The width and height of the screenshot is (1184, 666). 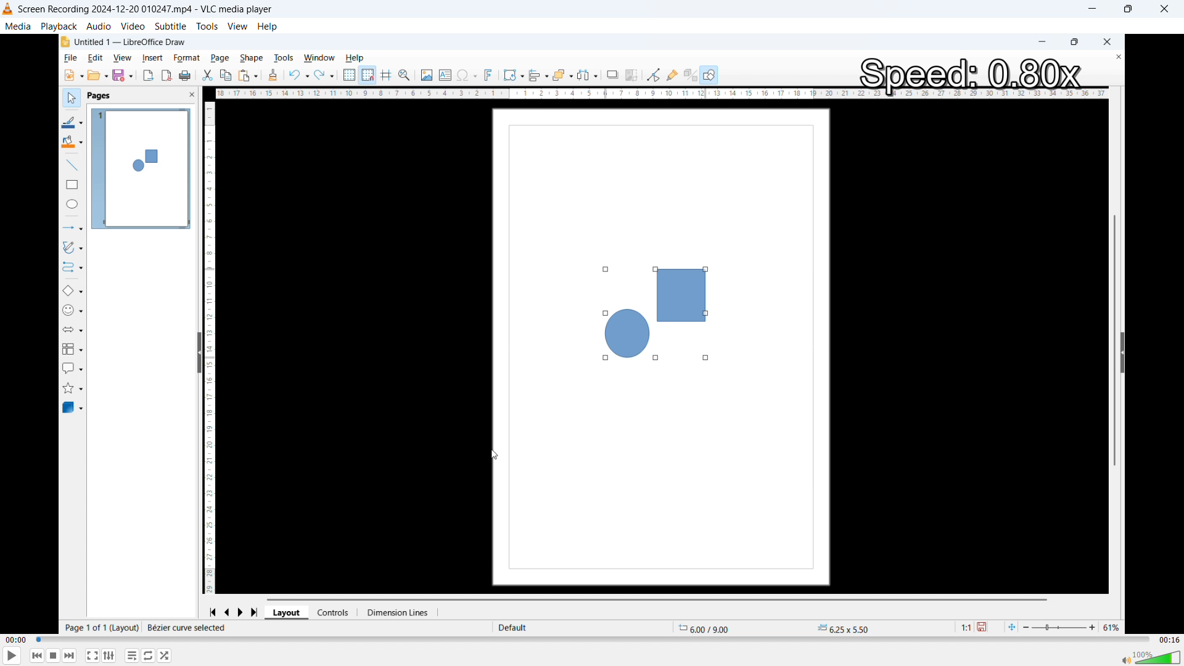 What do you see at coordinates (207, 26) in the screenshot?
I see `Tools ` at bounding box center [207, 26].